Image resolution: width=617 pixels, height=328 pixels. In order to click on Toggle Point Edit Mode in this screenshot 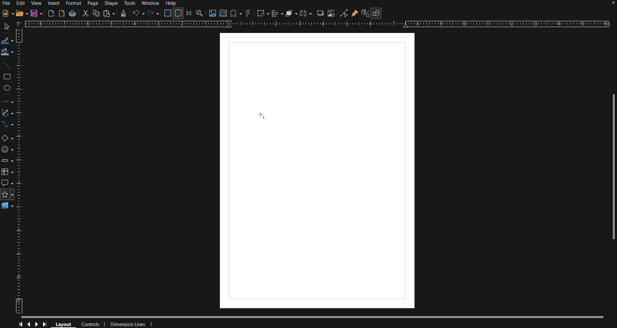, I will do `click(344, 14)`.